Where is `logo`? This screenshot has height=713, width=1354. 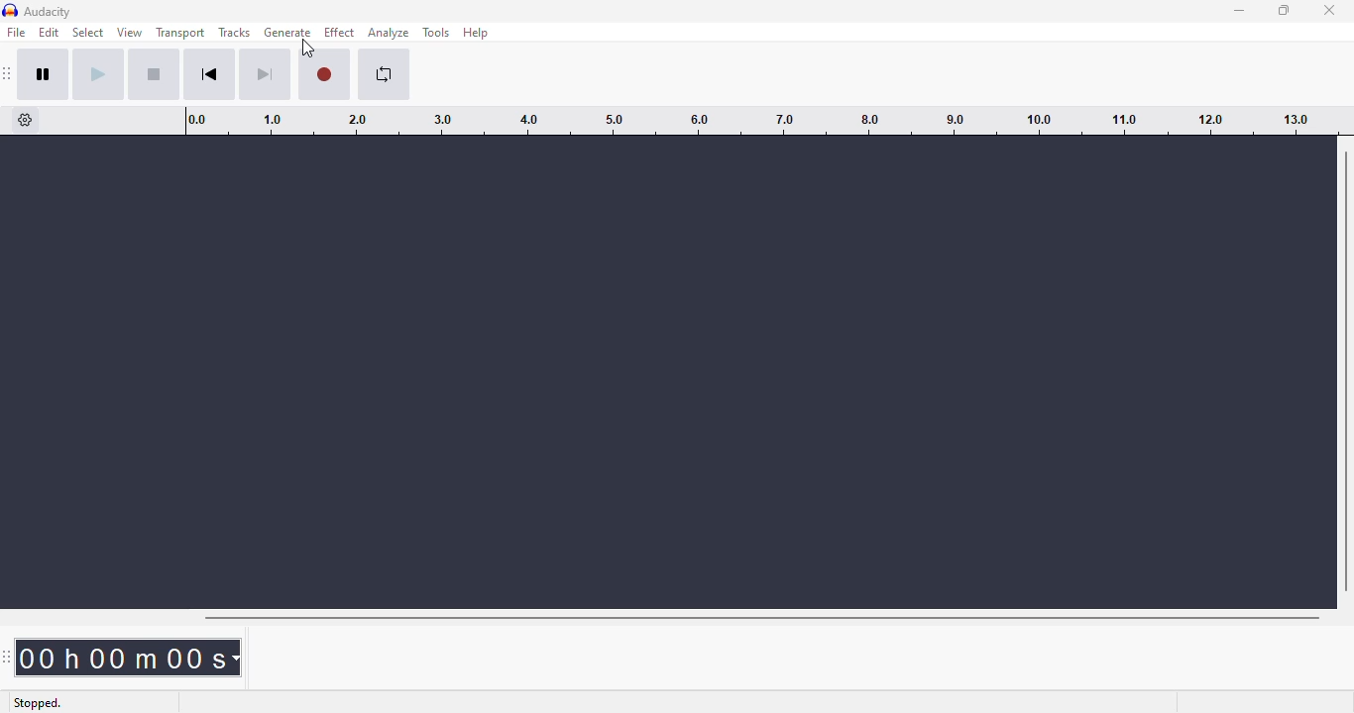
logo is located at coordinates (10, 10).